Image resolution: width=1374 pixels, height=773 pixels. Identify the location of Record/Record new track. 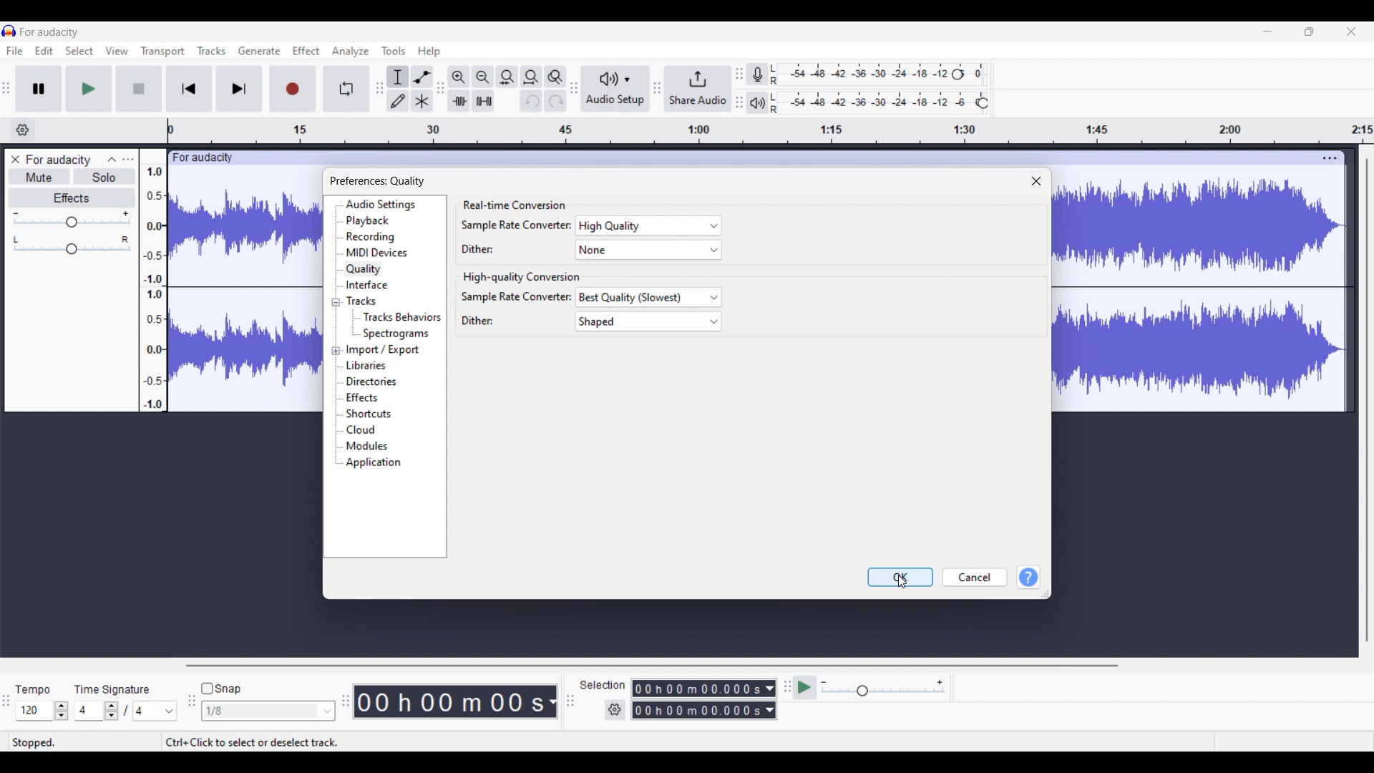
(293, 89).